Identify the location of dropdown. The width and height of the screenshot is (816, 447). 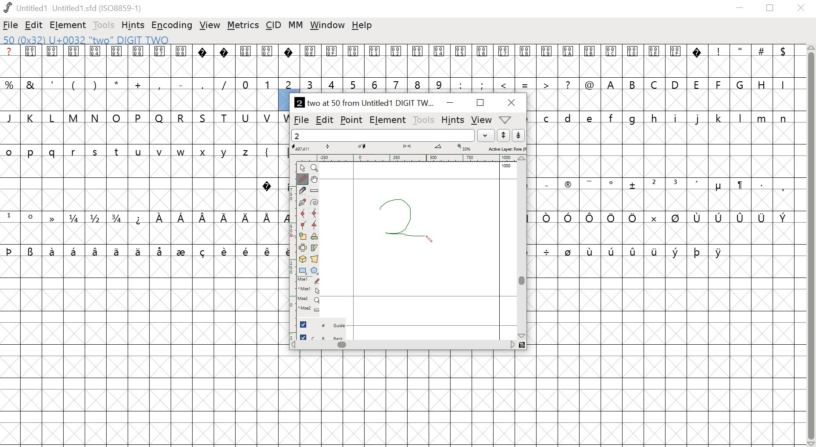
(486, 135).